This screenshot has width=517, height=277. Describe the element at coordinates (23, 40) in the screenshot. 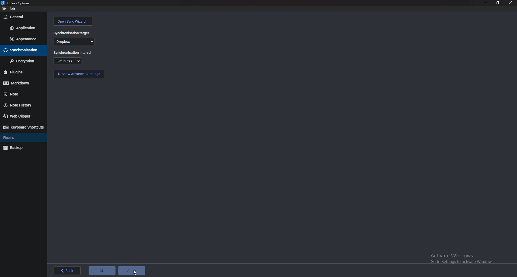

I see `appearance` at that location.